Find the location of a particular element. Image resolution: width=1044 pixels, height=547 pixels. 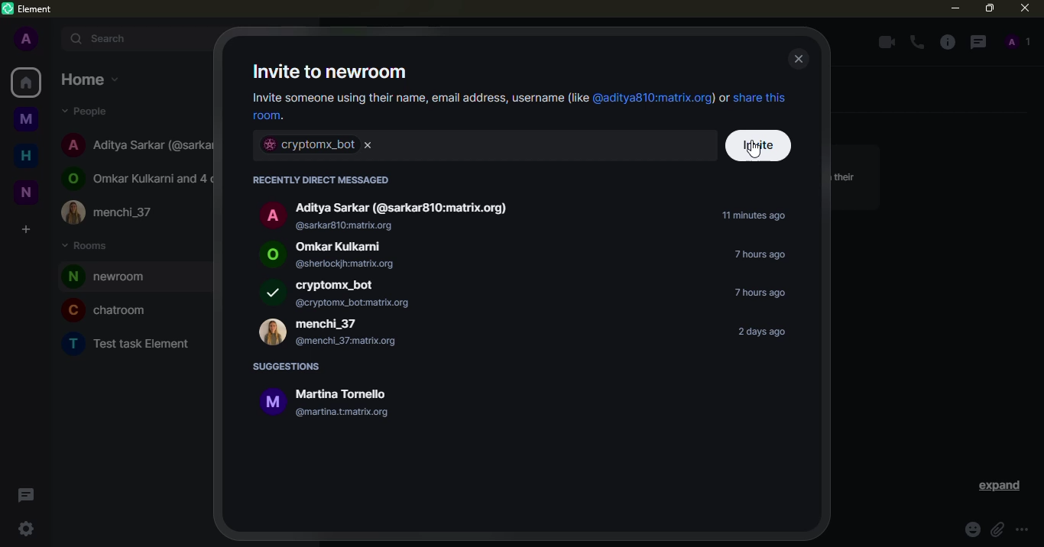

time is located at coordinates (761, 215).